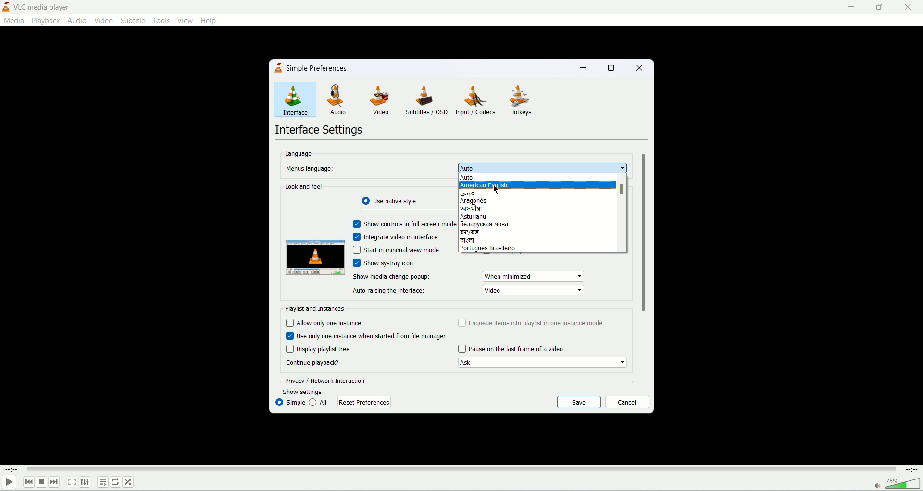  I want to click on enqueue items into playlist in one instance mode, so click(532, 323).